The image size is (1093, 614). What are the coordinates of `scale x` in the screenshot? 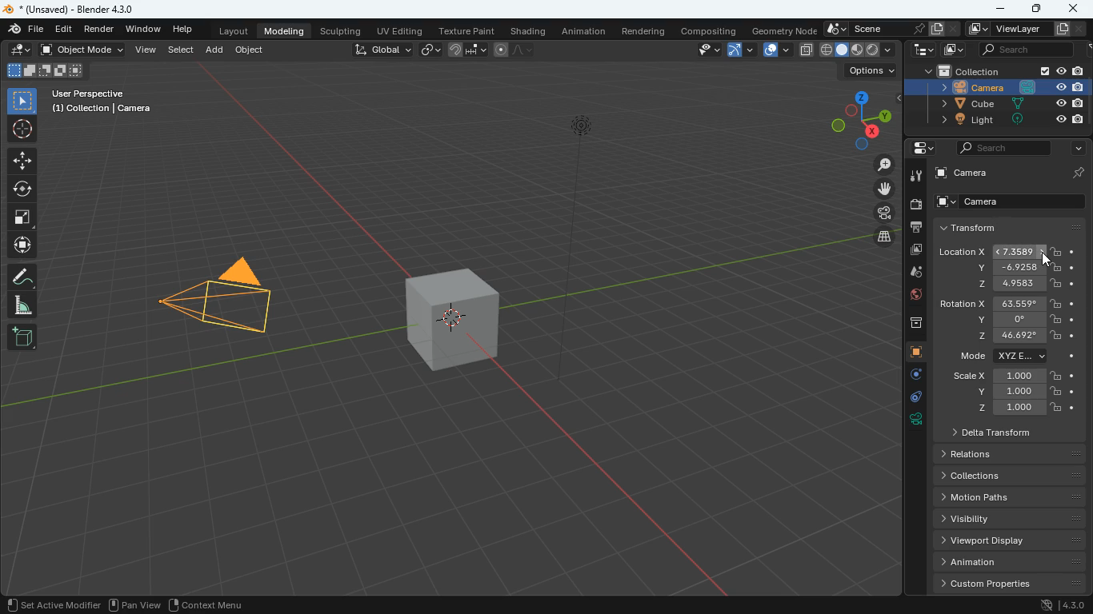 It's located at (1015, 374).